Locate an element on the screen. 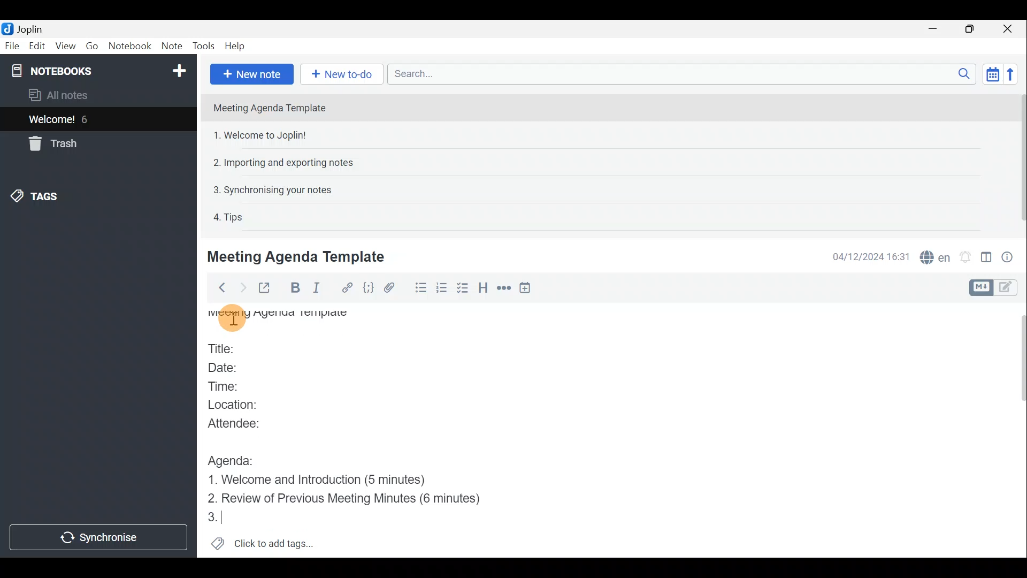 This screenshot has height=578, width=1027. Attach file is located at coordinates (394, 288).